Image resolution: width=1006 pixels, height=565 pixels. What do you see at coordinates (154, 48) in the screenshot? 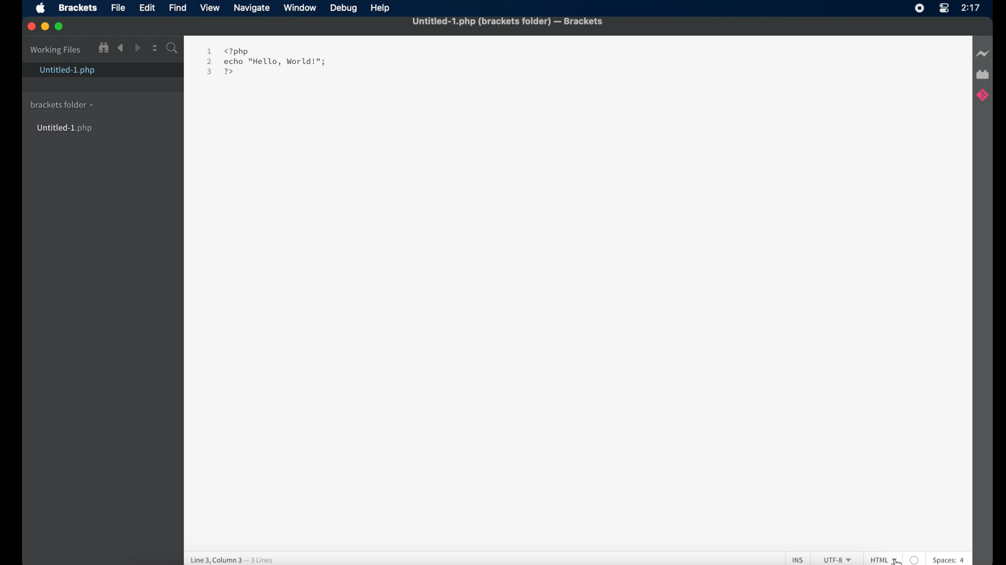
I see `split  editor vertical or horizontal` at bounding box center [154, 48].